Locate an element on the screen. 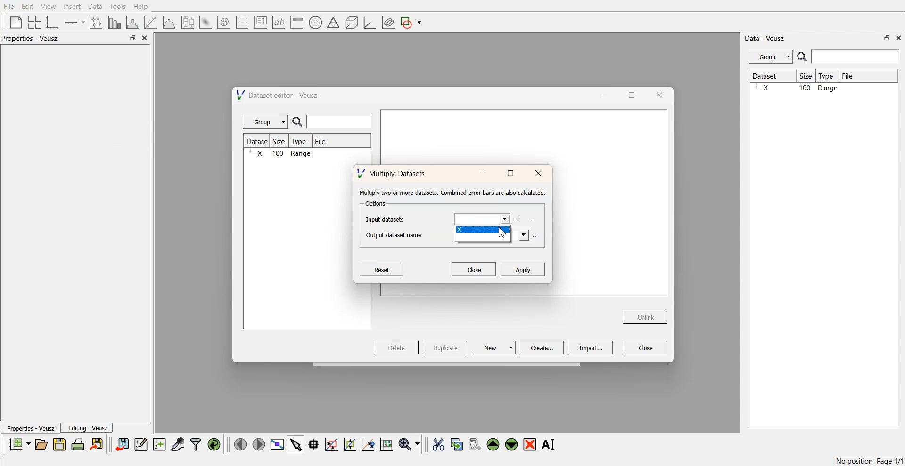  Delete is located at coordinates (397, 347).